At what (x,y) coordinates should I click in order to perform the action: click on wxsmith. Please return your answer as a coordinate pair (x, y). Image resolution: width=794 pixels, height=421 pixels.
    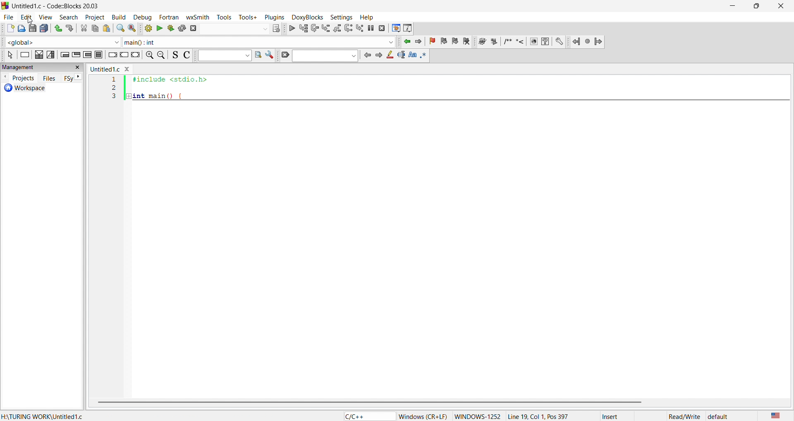
    Looking at the image, I should click on (200, 16).